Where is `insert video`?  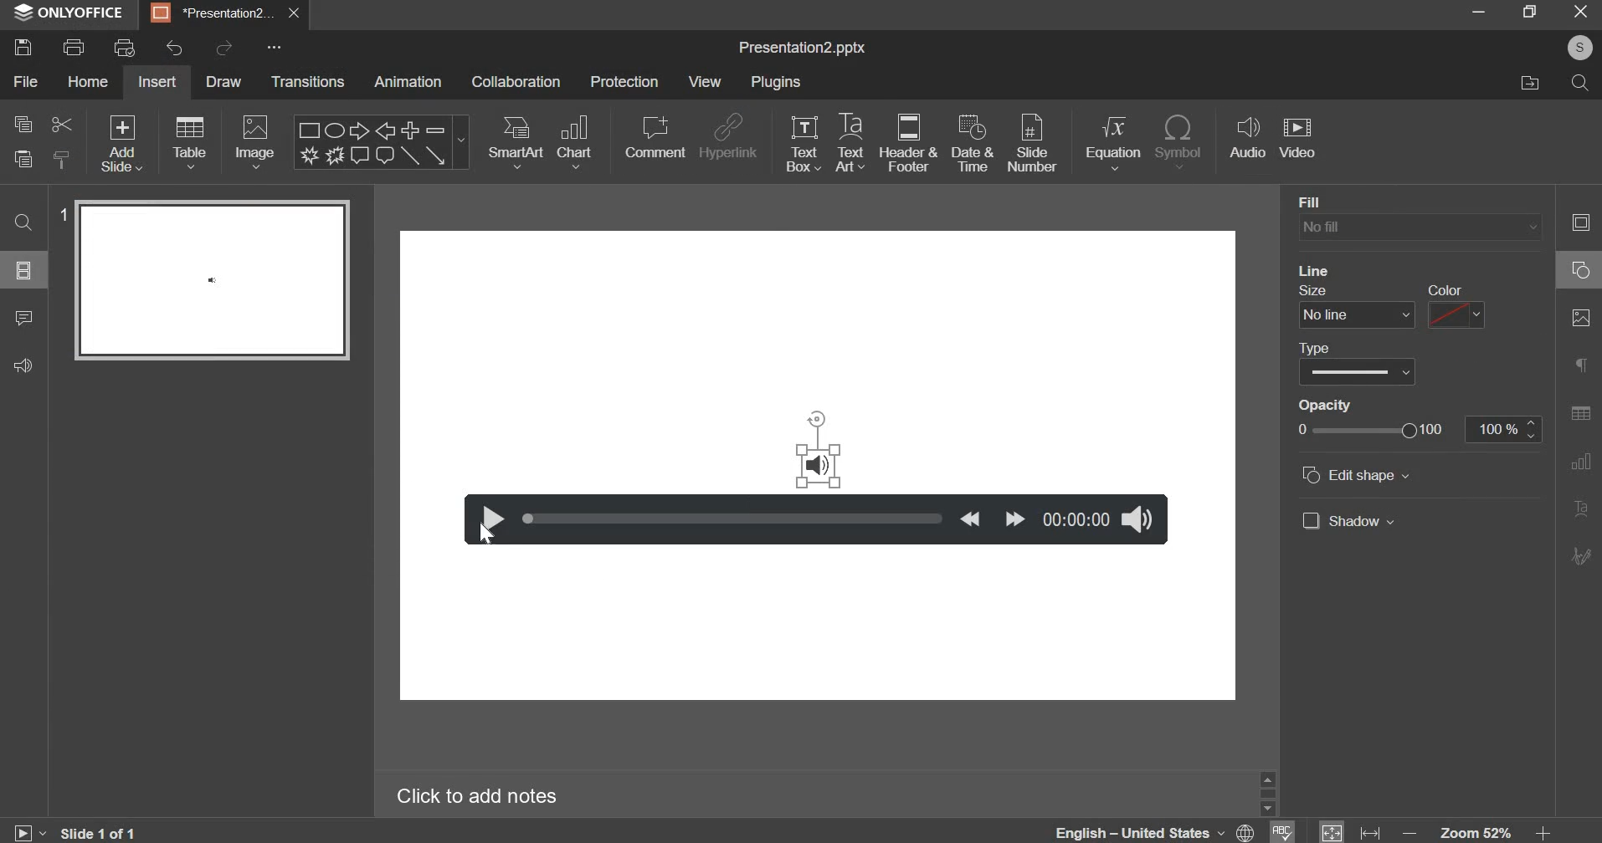
insert video is located at coordinates (1301, 140).